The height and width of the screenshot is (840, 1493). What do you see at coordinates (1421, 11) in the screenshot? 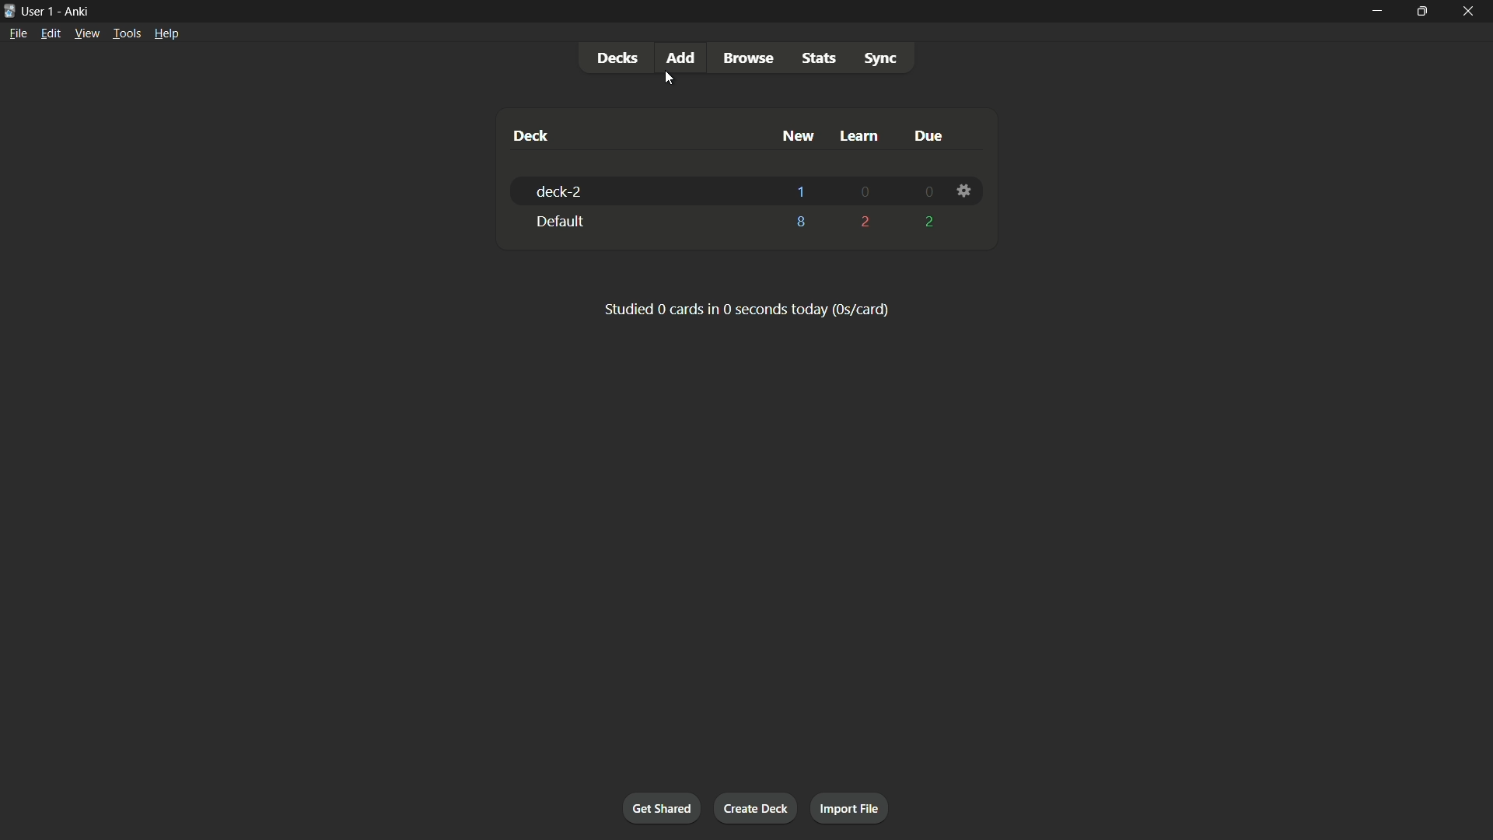
I see `maximize` at bounding box center [1421, 11].